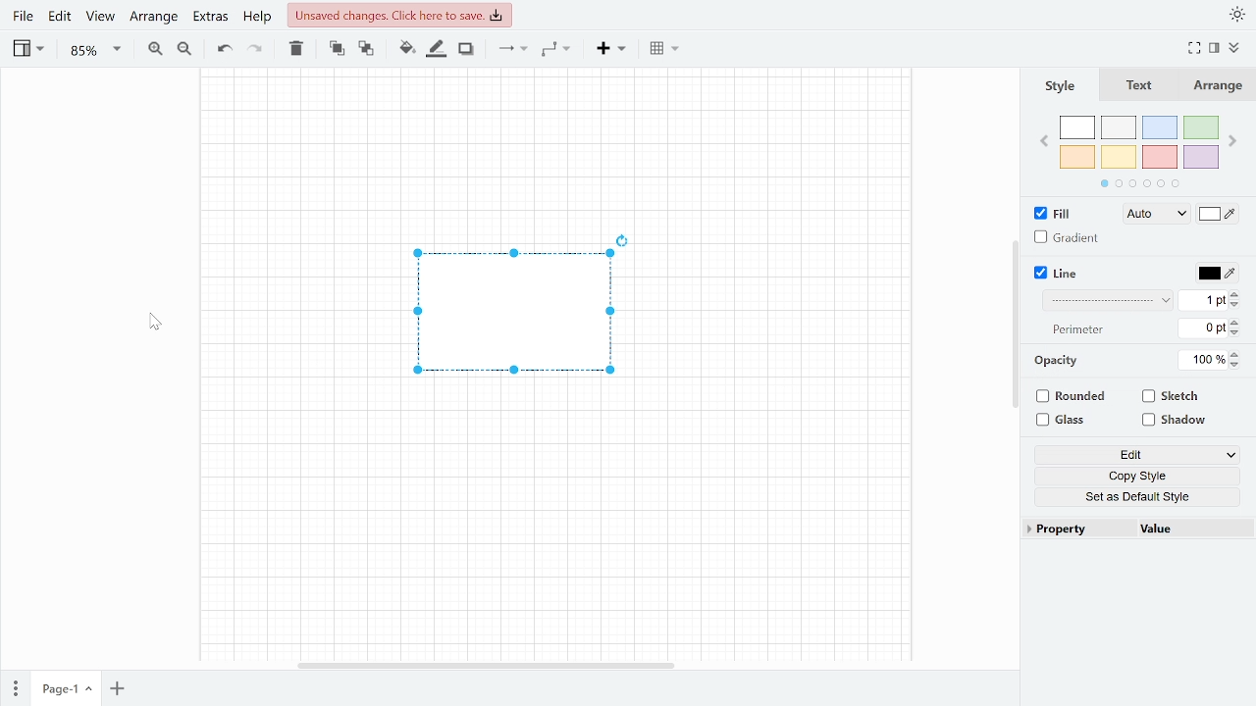 The width and height of the screenshot is (1256, 706). Describe the element at coordinates (27, 50) in the screenshot. I see `View` at that location.